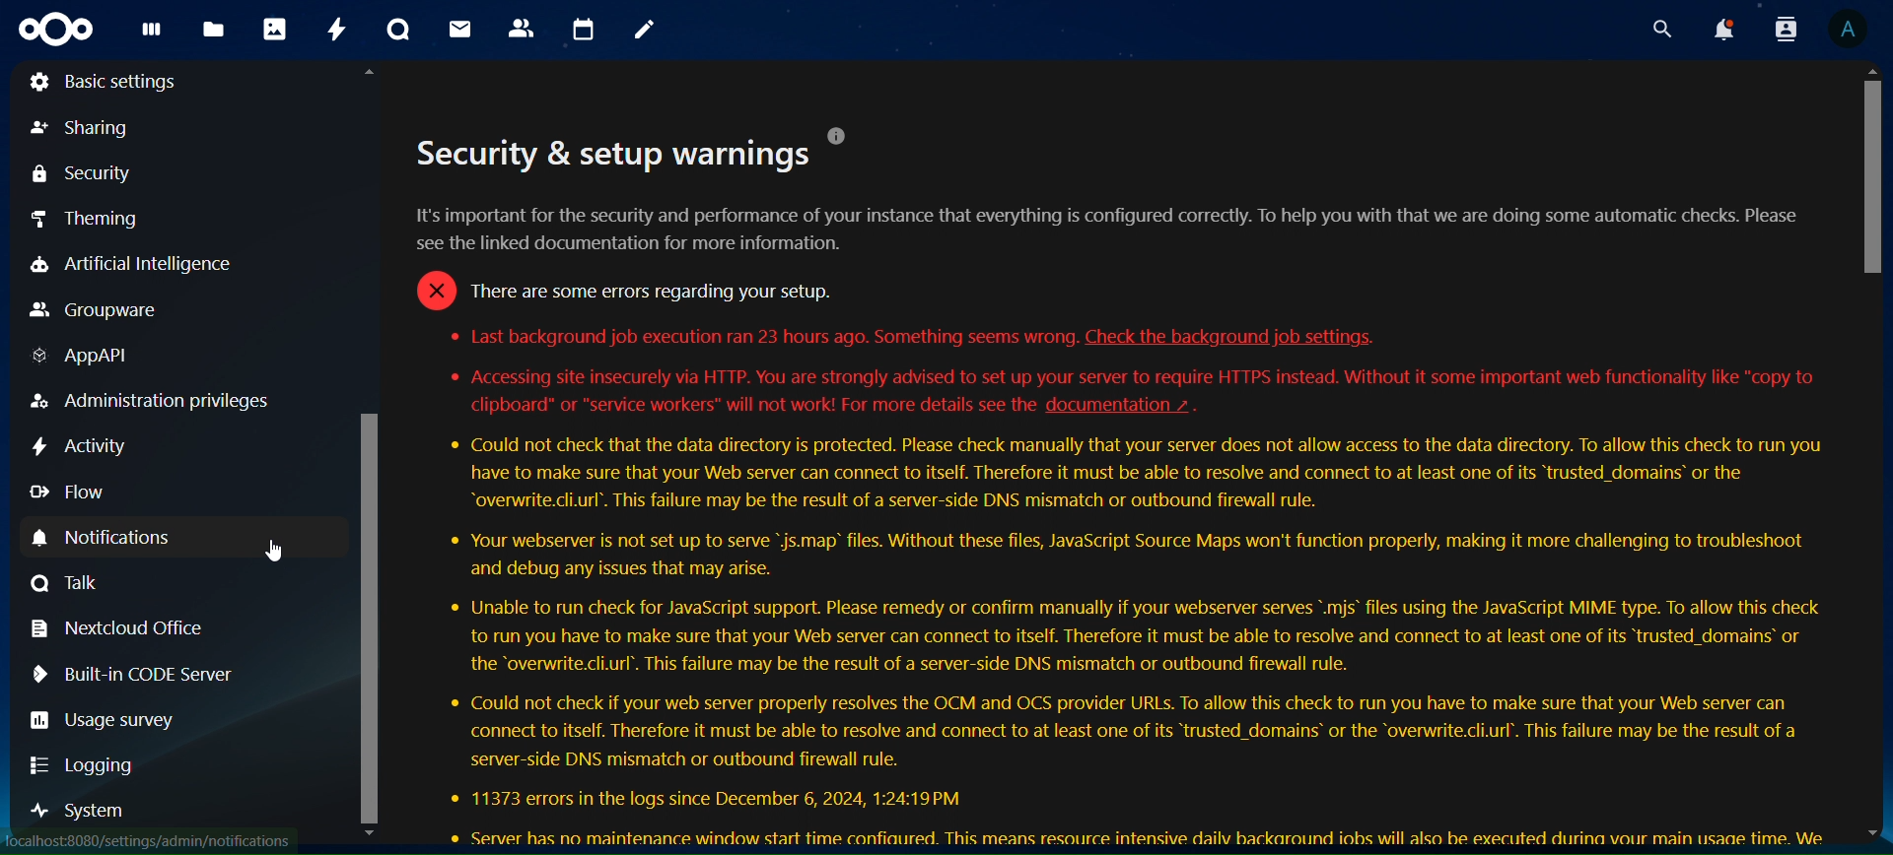  I want to click on administration privileges, so click(149, 398).